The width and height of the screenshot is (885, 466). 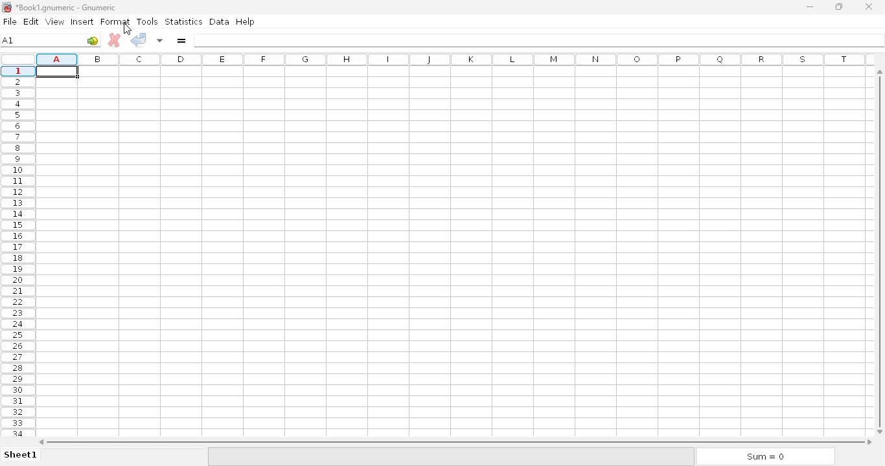 What do you see at coordinates (32, 21) in the screenshot?
I see `edit` at bounding box center [32, 21].